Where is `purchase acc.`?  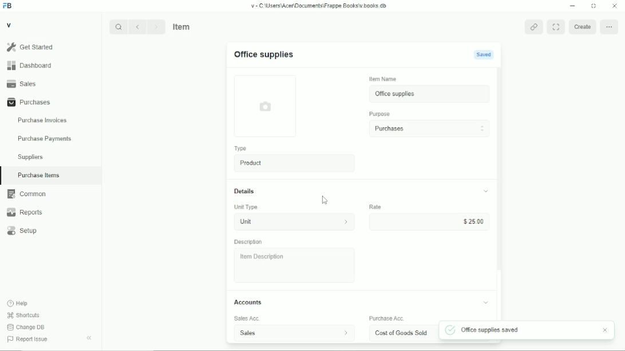 purchase acc. is located at coordinates (387, 318).